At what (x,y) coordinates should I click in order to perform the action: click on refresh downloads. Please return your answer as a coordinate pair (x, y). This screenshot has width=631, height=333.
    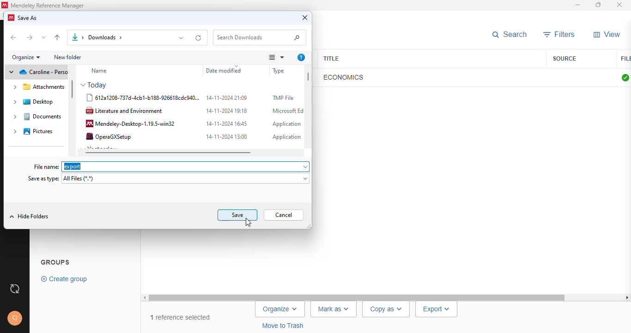
    Looking at the image, I should click on (198, 38).